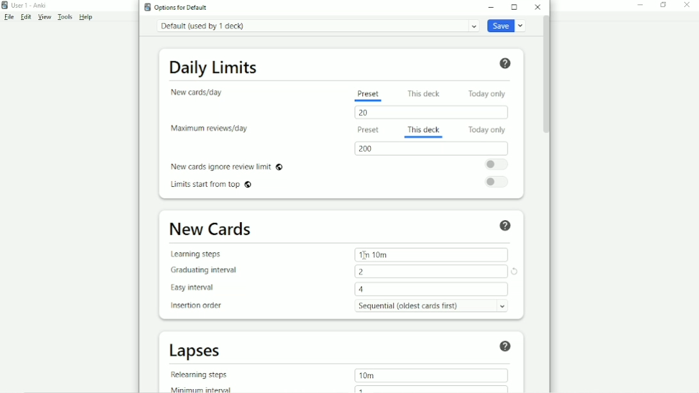  I want to click on 1m 10m, so click(374, 253).